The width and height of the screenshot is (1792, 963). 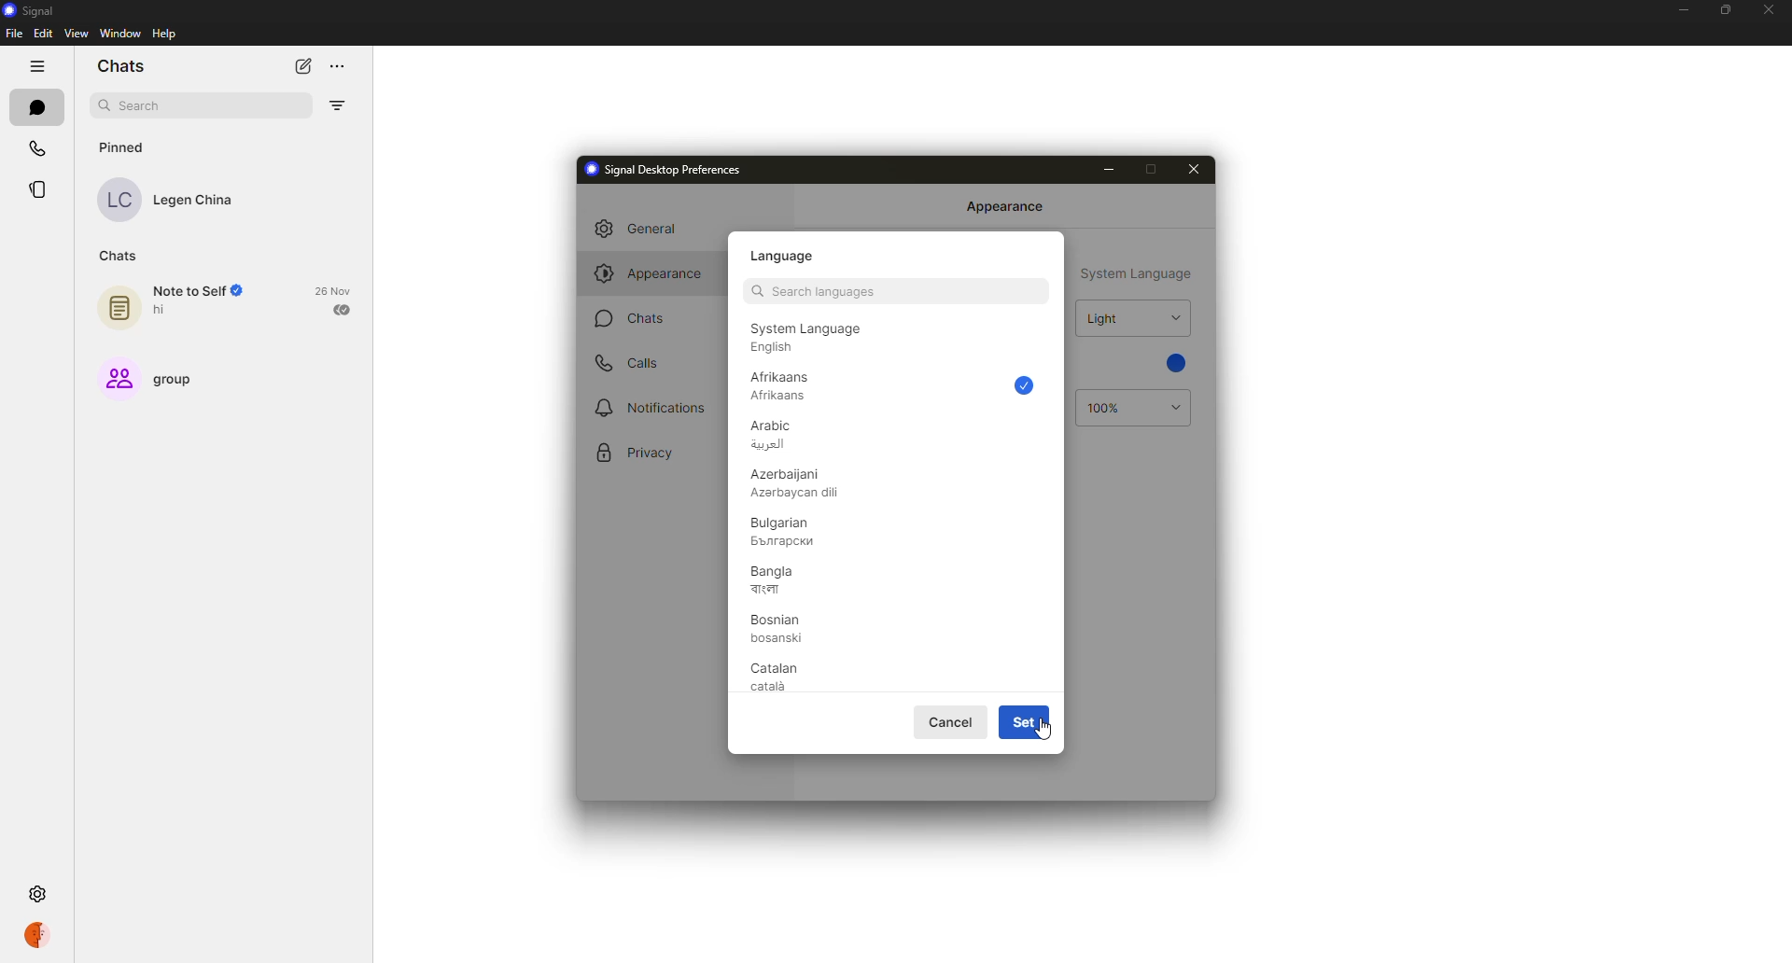 I want to click on light, so click(x=1103, y=318).